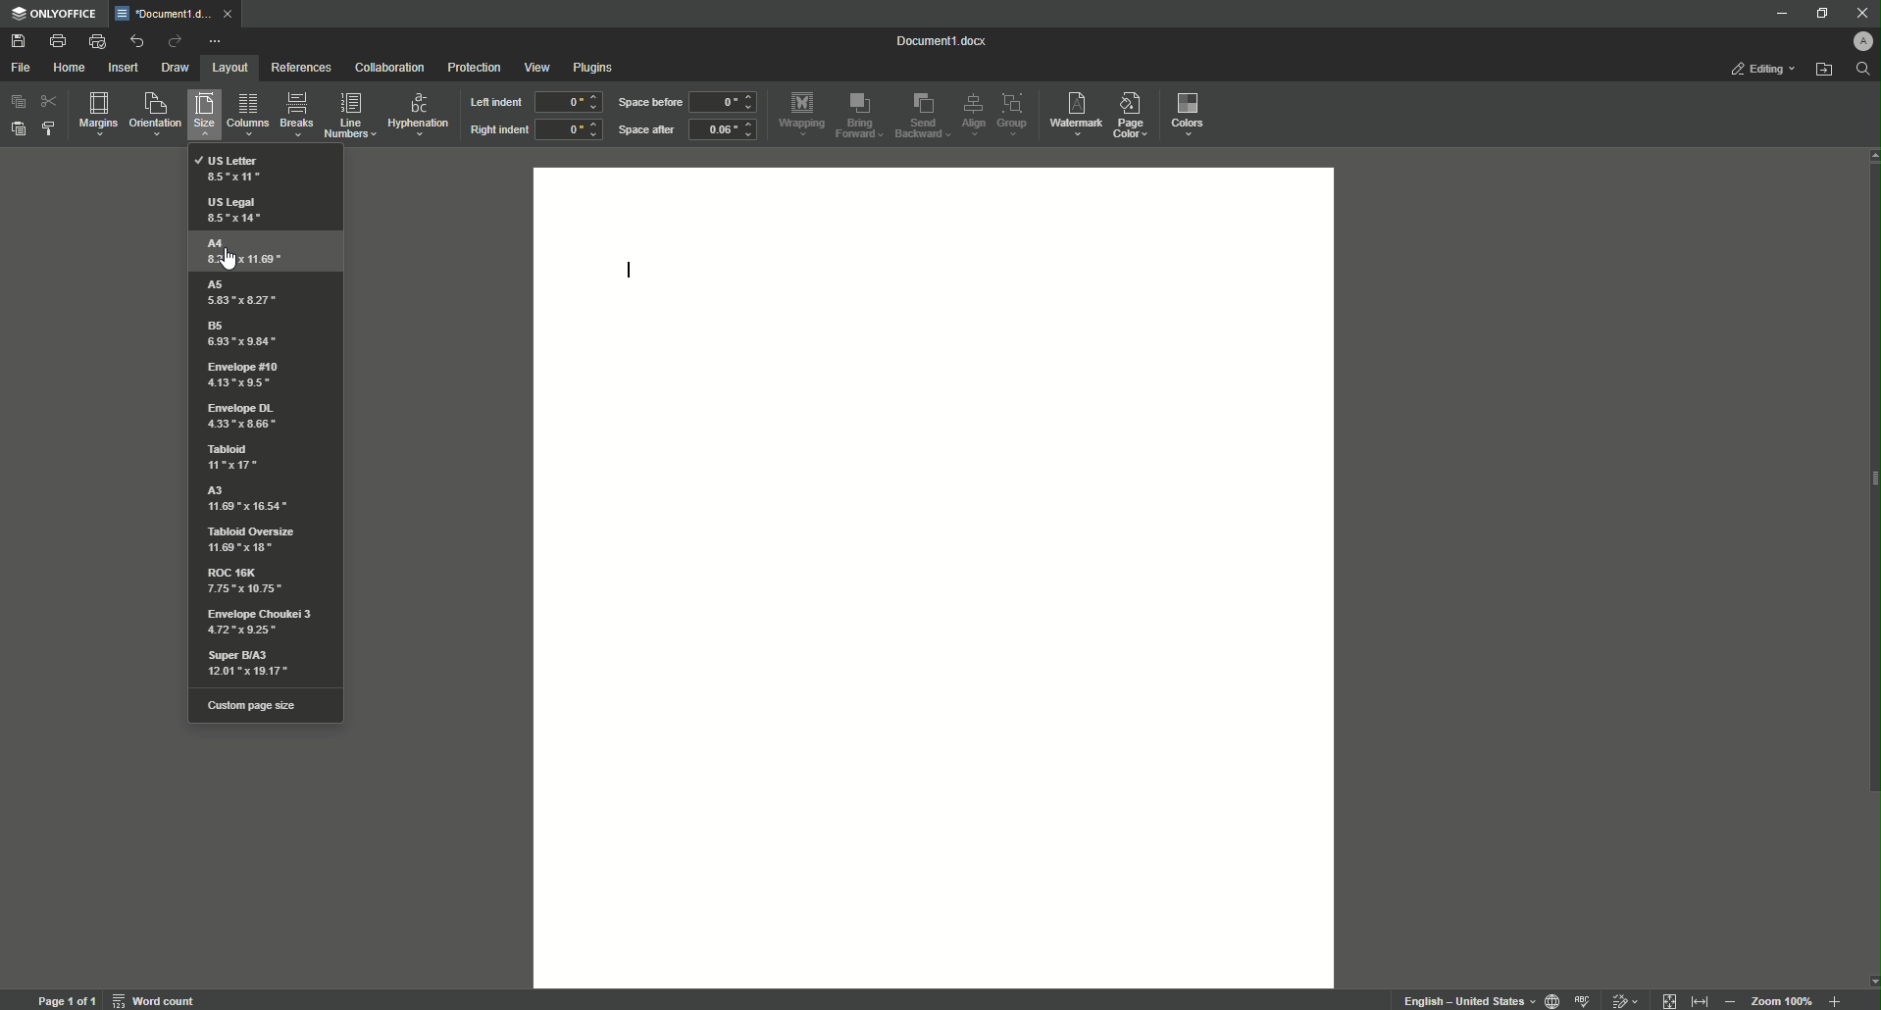  What do you see at coordinates (419, 114) in the screenshot?
I see `Hyphenation` at bounding box center [419, 114].